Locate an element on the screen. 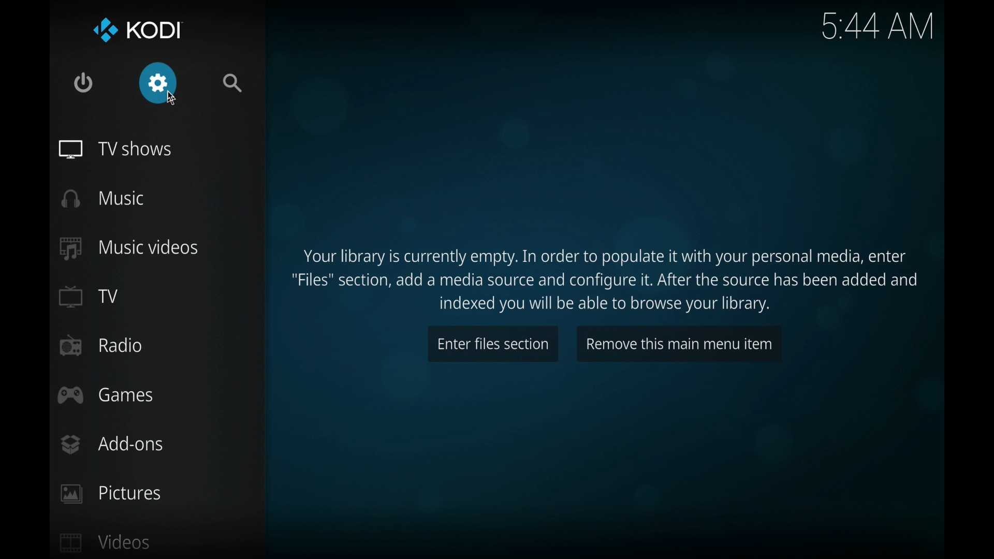 This screenshot has height=559, width=994. remove this main menu item is located at coordinates (677, 344).